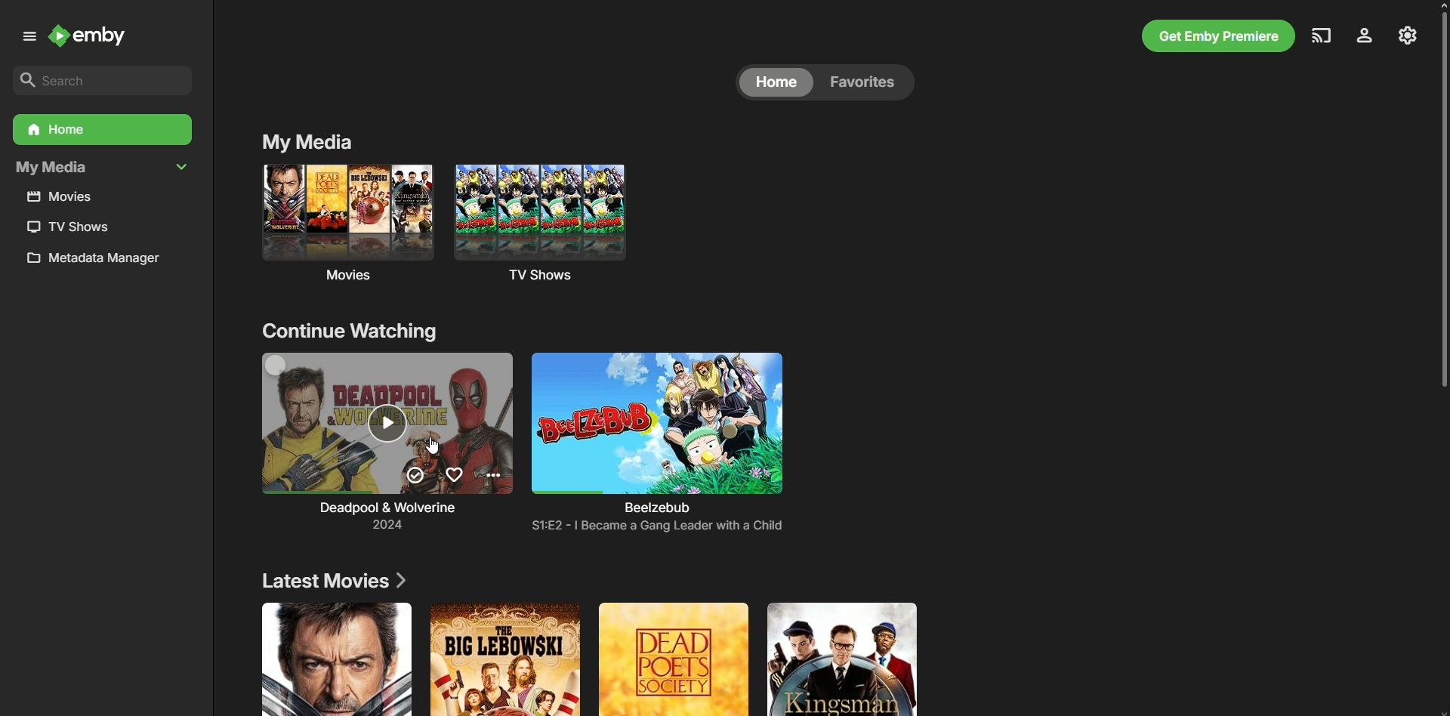 Image resolution: width=1450 pixels, height=716 pixels. Describe the element at coordinates (1319, 35) in the screenshot. I see `Cast` at that location.